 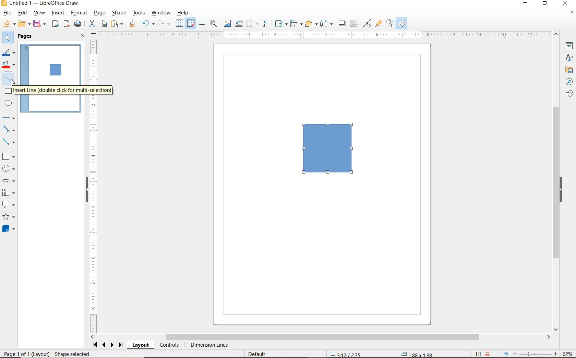 I want to click on PAGES, so click(x=26, y=37).